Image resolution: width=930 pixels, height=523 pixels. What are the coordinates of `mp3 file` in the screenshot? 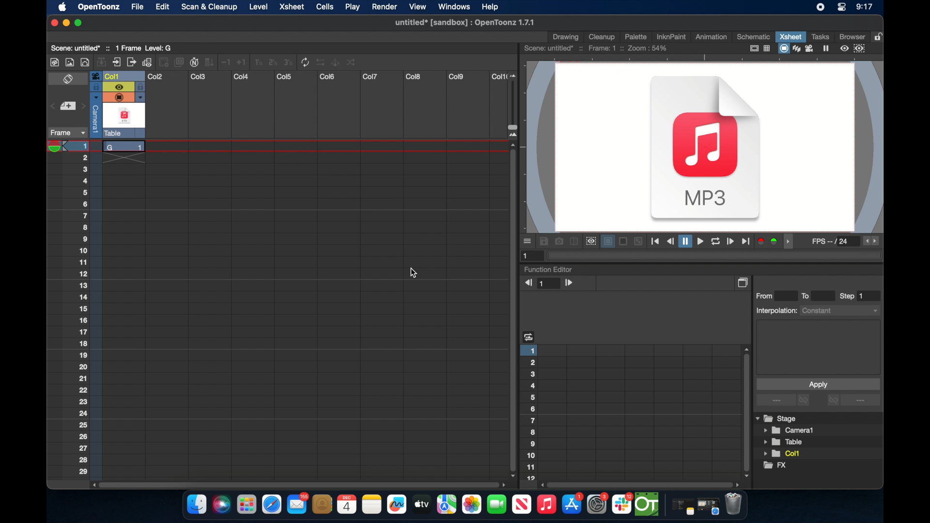 It's located at (706, 151).